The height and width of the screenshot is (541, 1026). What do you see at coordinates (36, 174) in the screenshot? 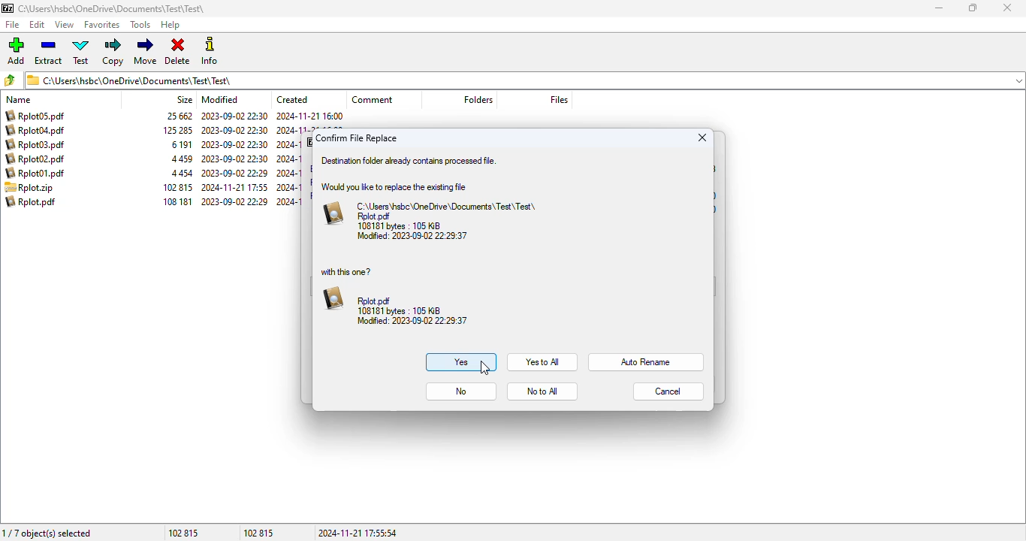
I see `Rplot01.pdf` at bounding box center [36, 174].